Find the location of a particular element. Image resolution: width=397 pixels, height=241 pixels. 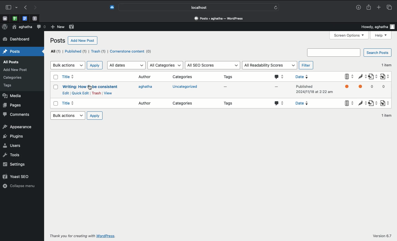

Date is located at coordinates (306, 76).